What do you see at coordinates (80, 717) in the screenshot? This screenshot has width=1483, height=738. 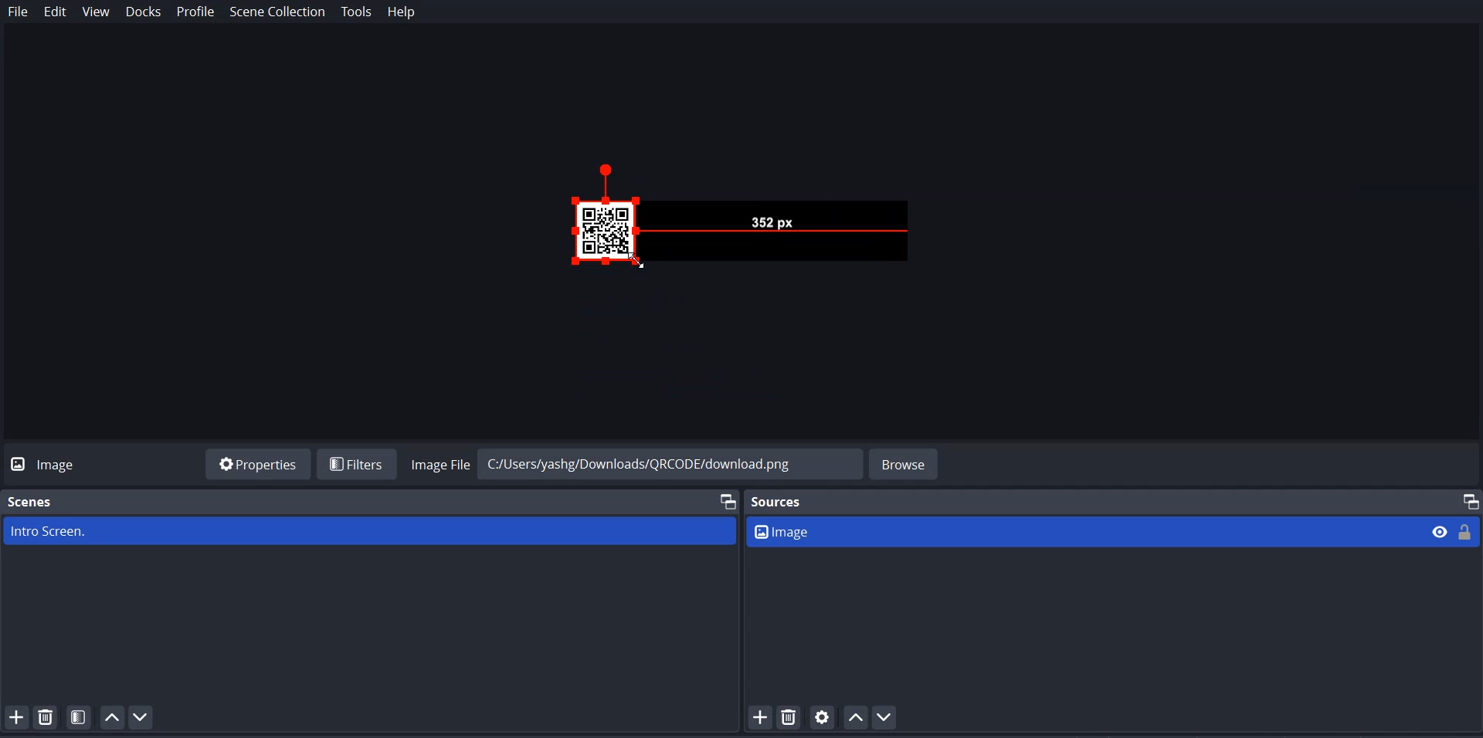 I see `Open scene Filter` at bounding box center [80, 717].